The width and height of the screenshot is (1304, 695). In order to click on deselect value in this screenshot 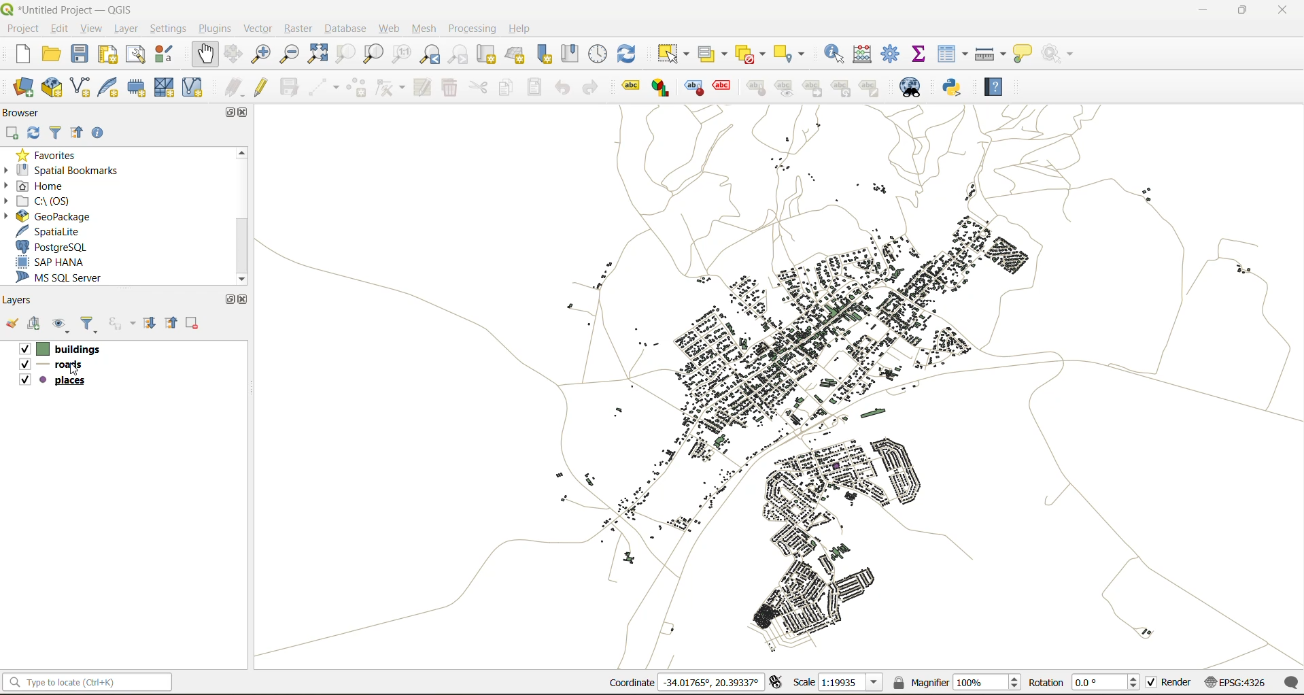, I will do `click(753, 55)`.